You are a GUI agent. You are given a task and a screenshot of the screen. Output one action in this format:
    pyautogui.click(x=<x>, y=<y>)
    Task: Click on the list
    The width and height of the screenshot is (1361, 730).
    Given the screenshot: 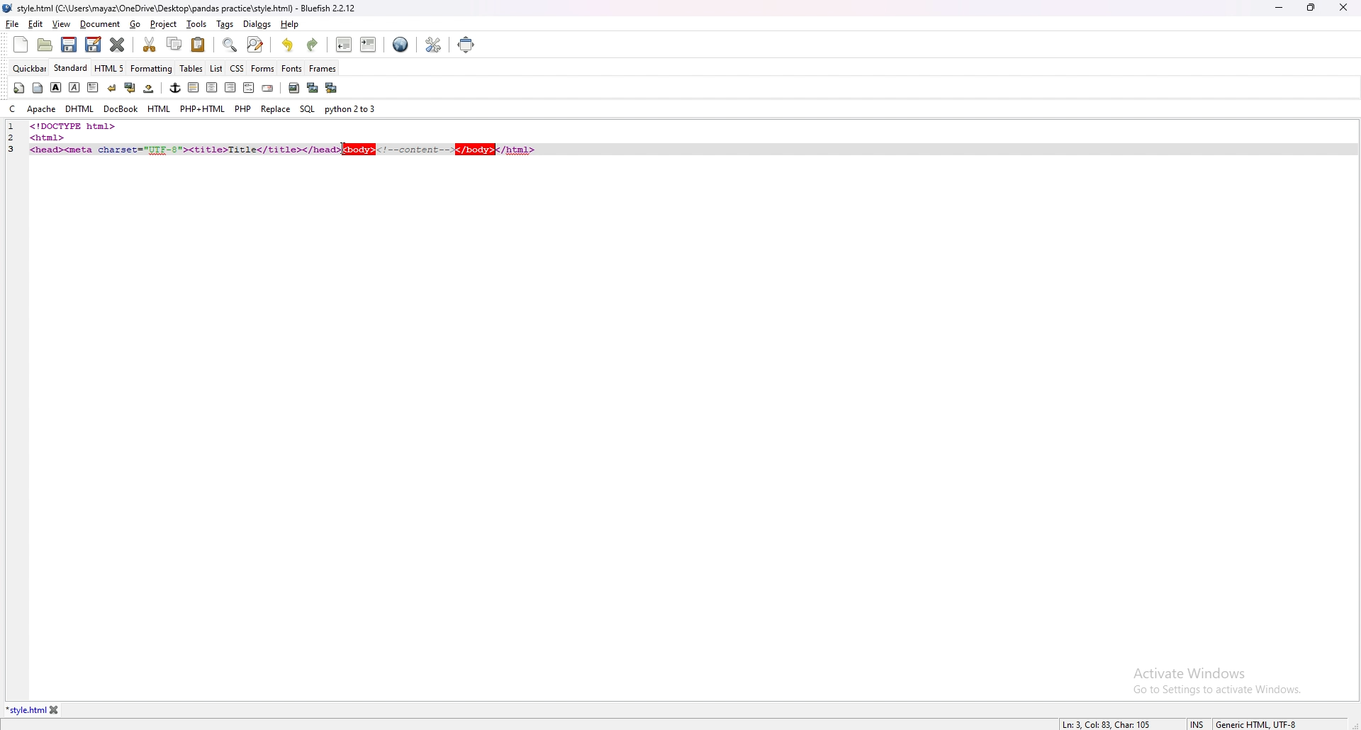 What is the action you would take?
    pyautogui.click(x=216, y=67)
    